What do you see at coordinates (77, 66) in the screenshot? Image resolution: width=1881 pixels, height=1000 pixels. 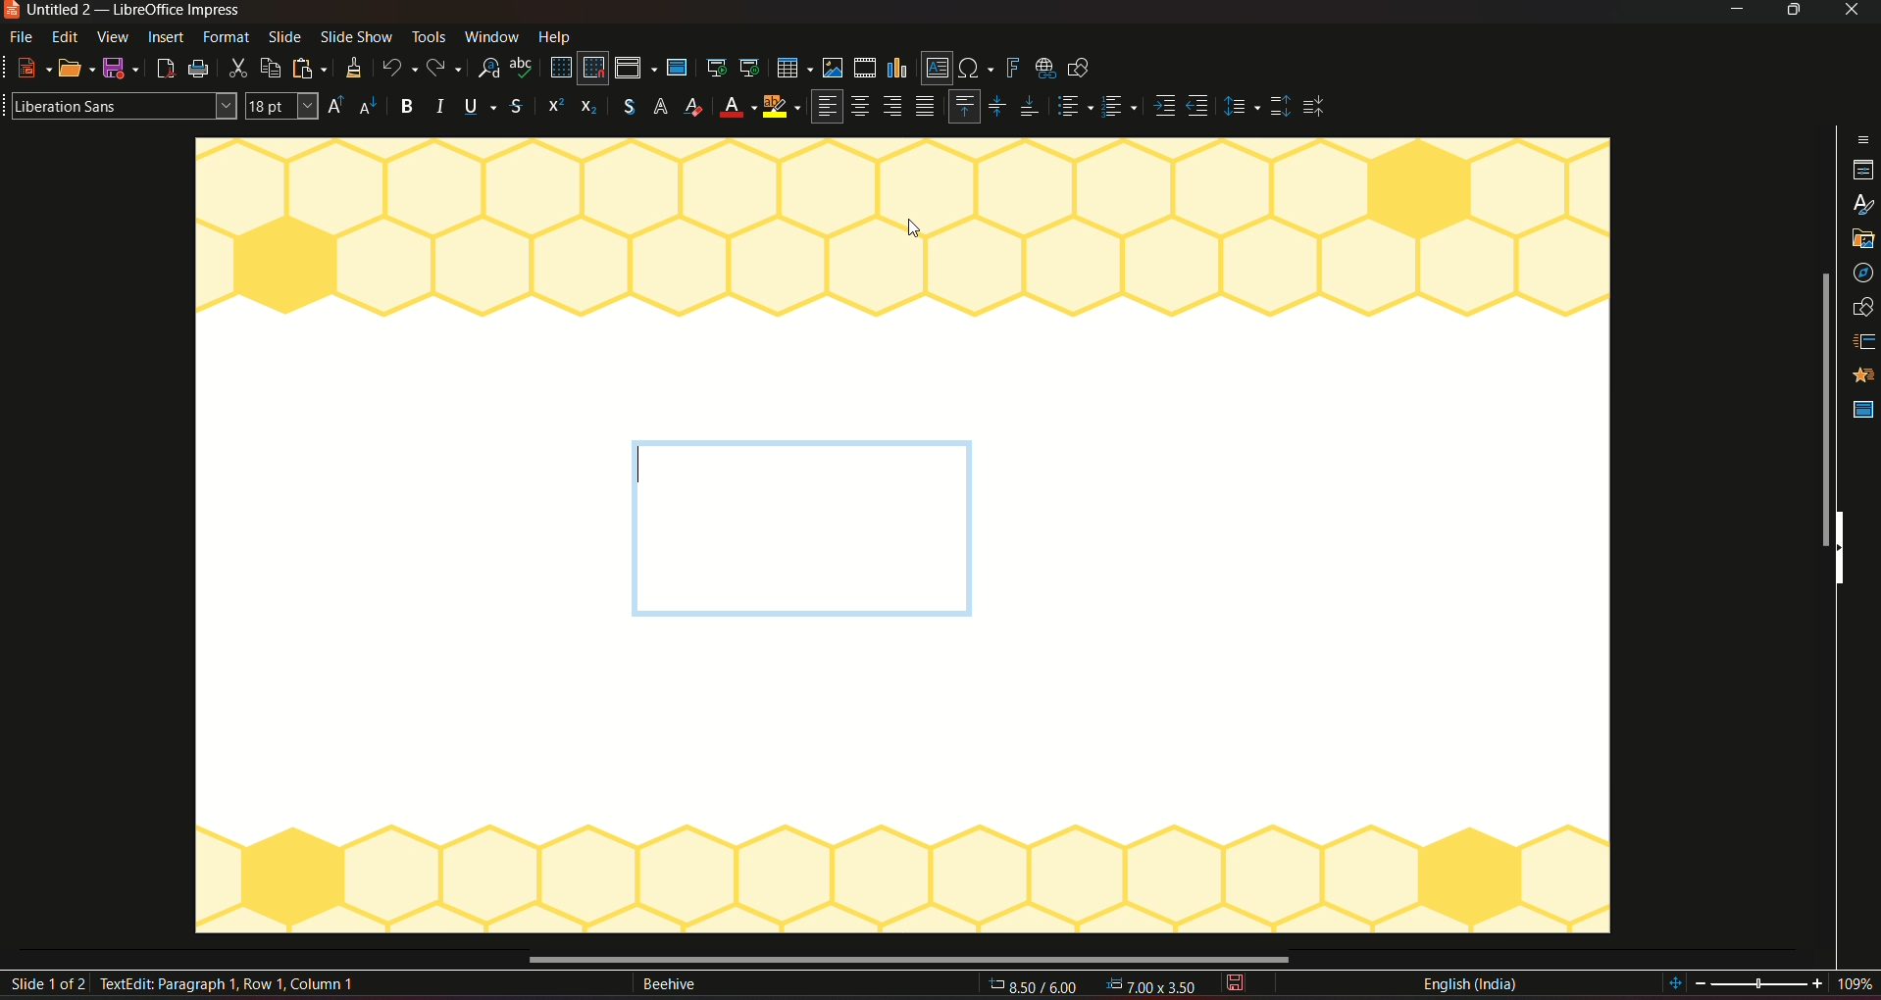 I see `open` at bounding box center [77, 66].